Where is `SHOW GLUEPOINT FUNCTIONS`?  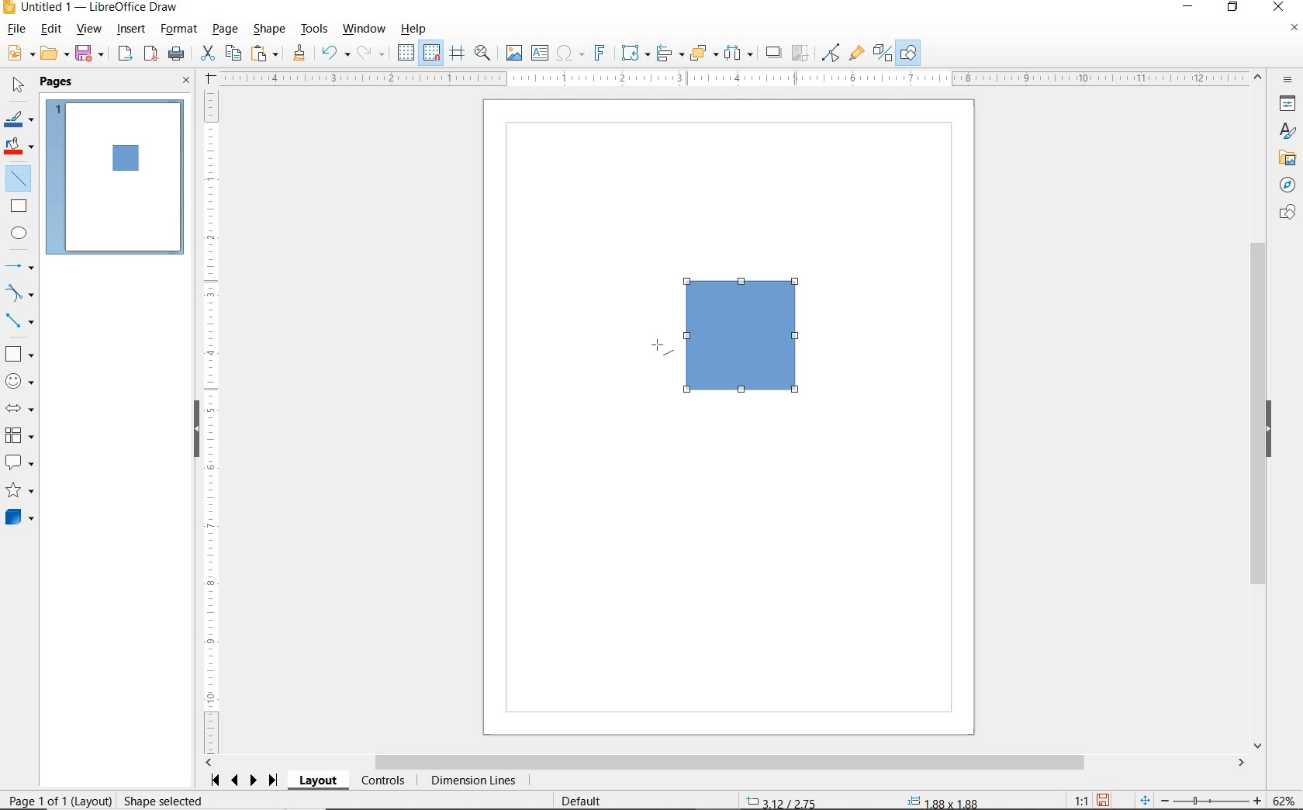
SHOW GLUEPOINT FUNCTIONS is located at coordinates (855, 52).